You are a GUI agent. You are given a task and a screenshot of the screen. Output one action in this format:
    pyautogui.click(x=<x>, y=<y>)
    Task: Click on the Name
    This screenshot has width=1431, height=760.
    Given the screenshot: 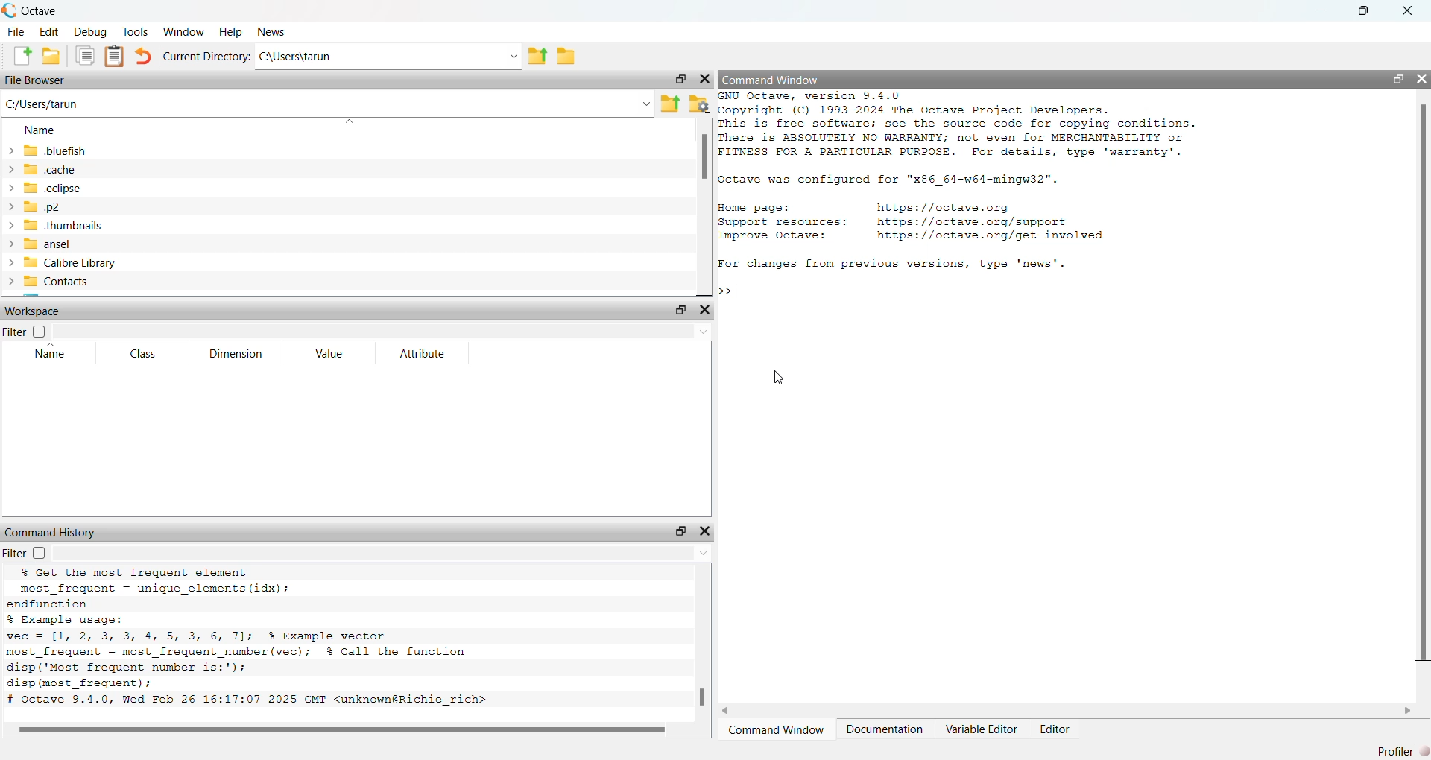 What is the action you would take?
    pyautogui.click(x=50, y=352)
    